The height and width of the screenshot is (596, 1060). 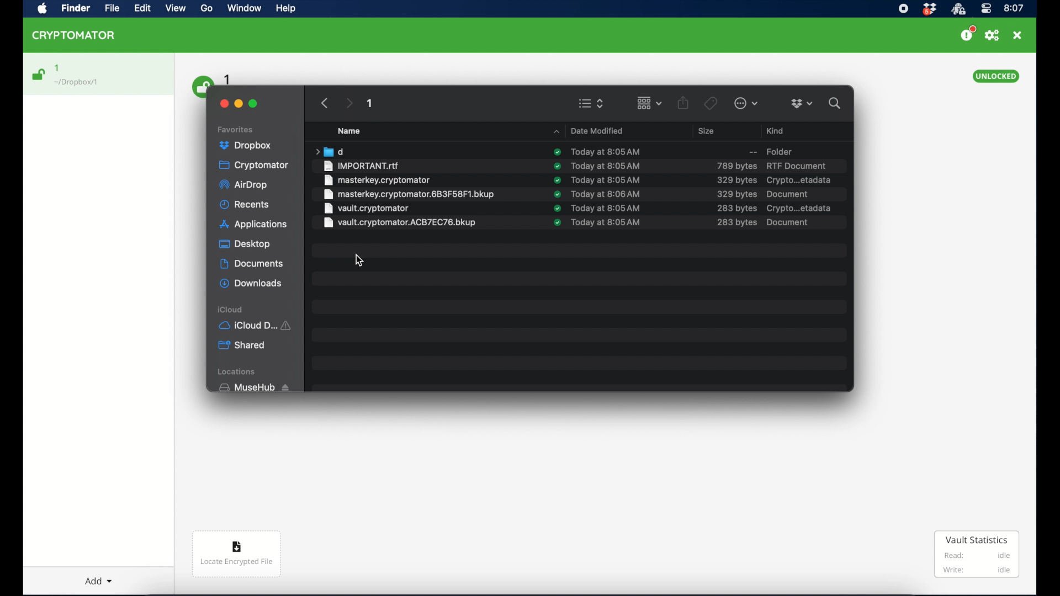 I want to click on downloads, so click(x=251, y=283).